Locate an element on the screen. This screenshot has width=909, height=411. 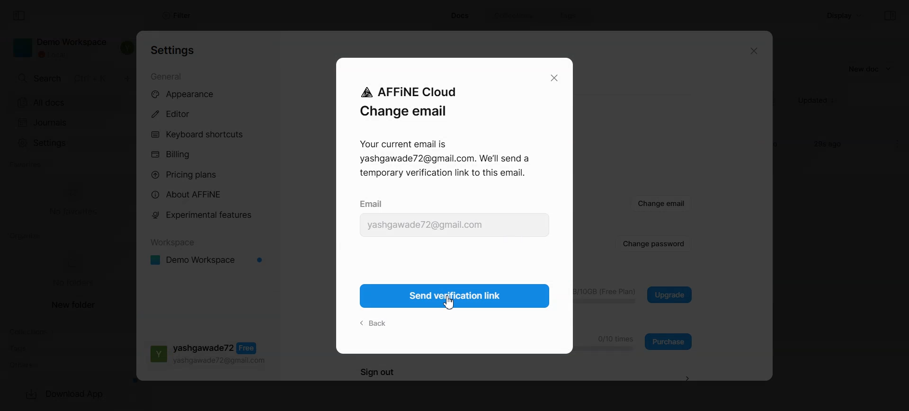
Affine cloud storage upgrade is located at coordinates (669, 294).